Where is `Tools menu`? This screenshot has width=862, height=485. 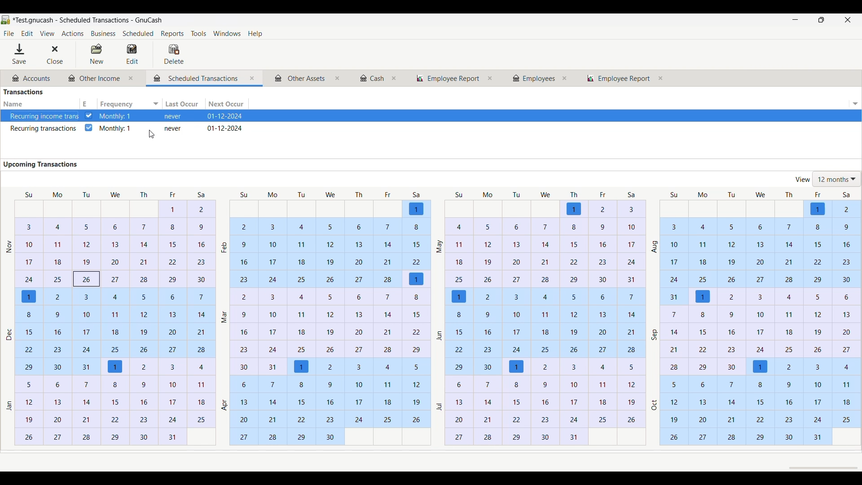 Tools menu is located at coordinates (200, 34).